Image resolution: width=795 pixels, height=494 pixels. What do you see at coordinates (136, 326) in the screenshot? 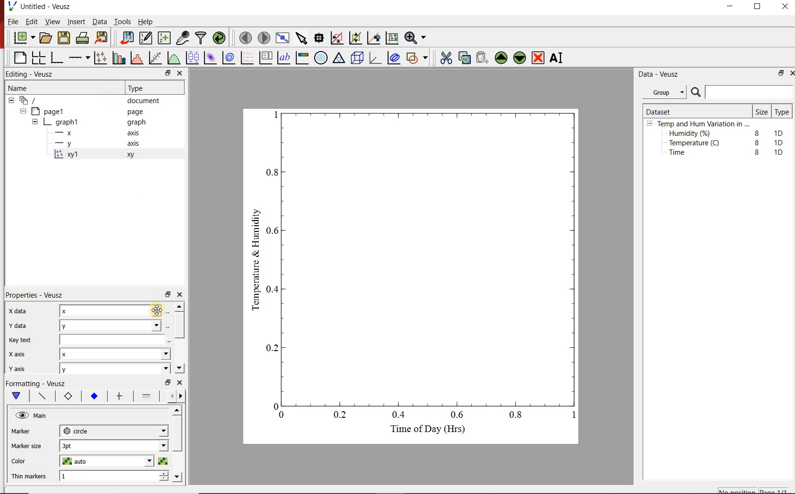
I see `y data dropdown` at bounding box center [136, 326].